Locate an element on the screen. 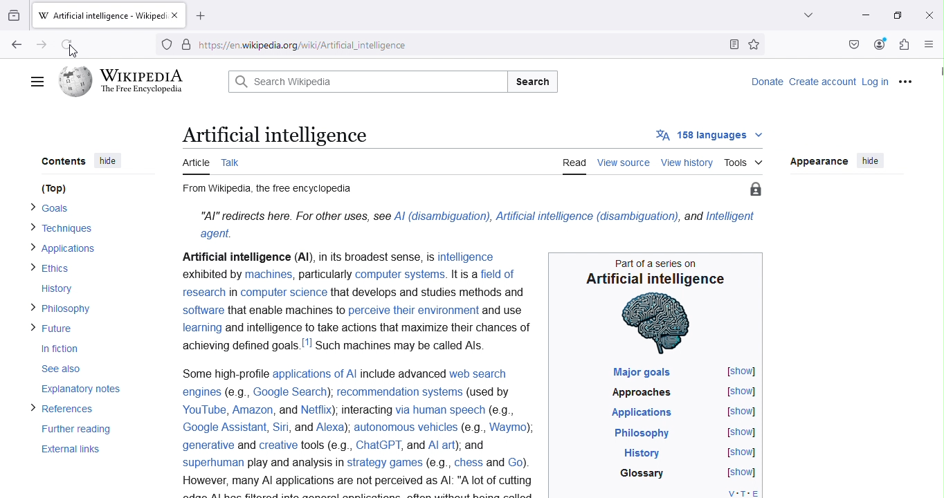 The width and height of the screenshot is (944, 498). intelligence is located at coordinates (466, 257).